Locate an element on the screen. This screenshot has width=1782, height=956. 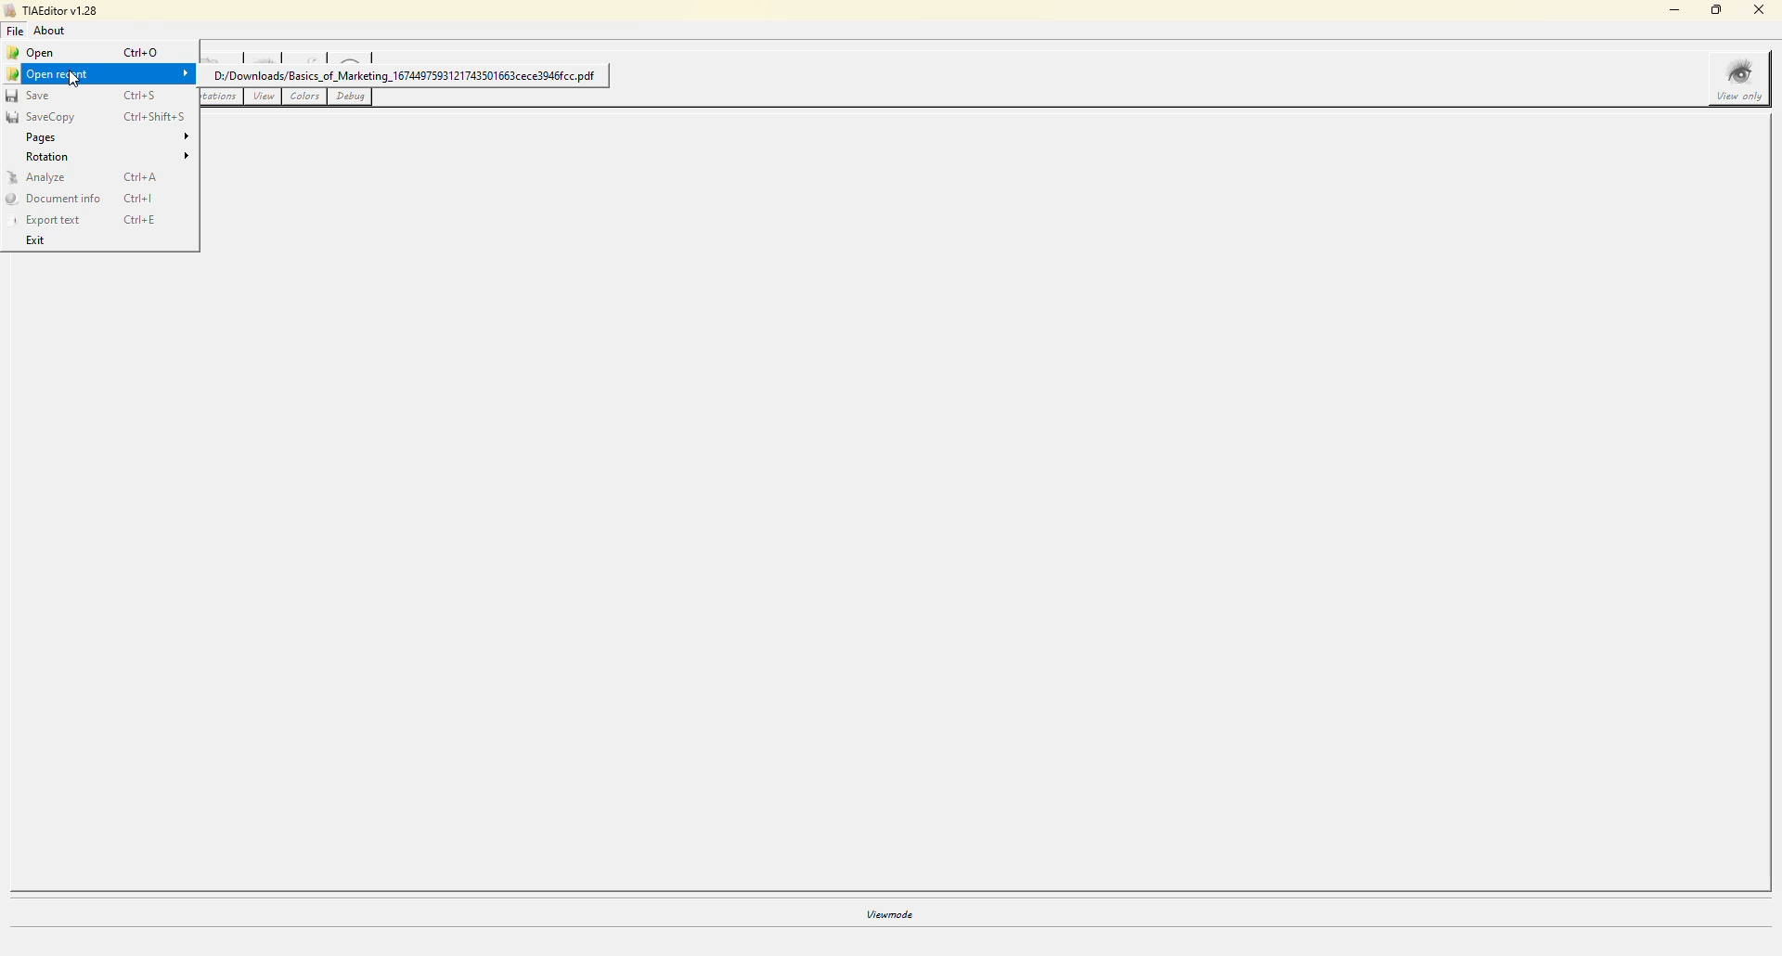
open recent is located at coordinates (100, 74).